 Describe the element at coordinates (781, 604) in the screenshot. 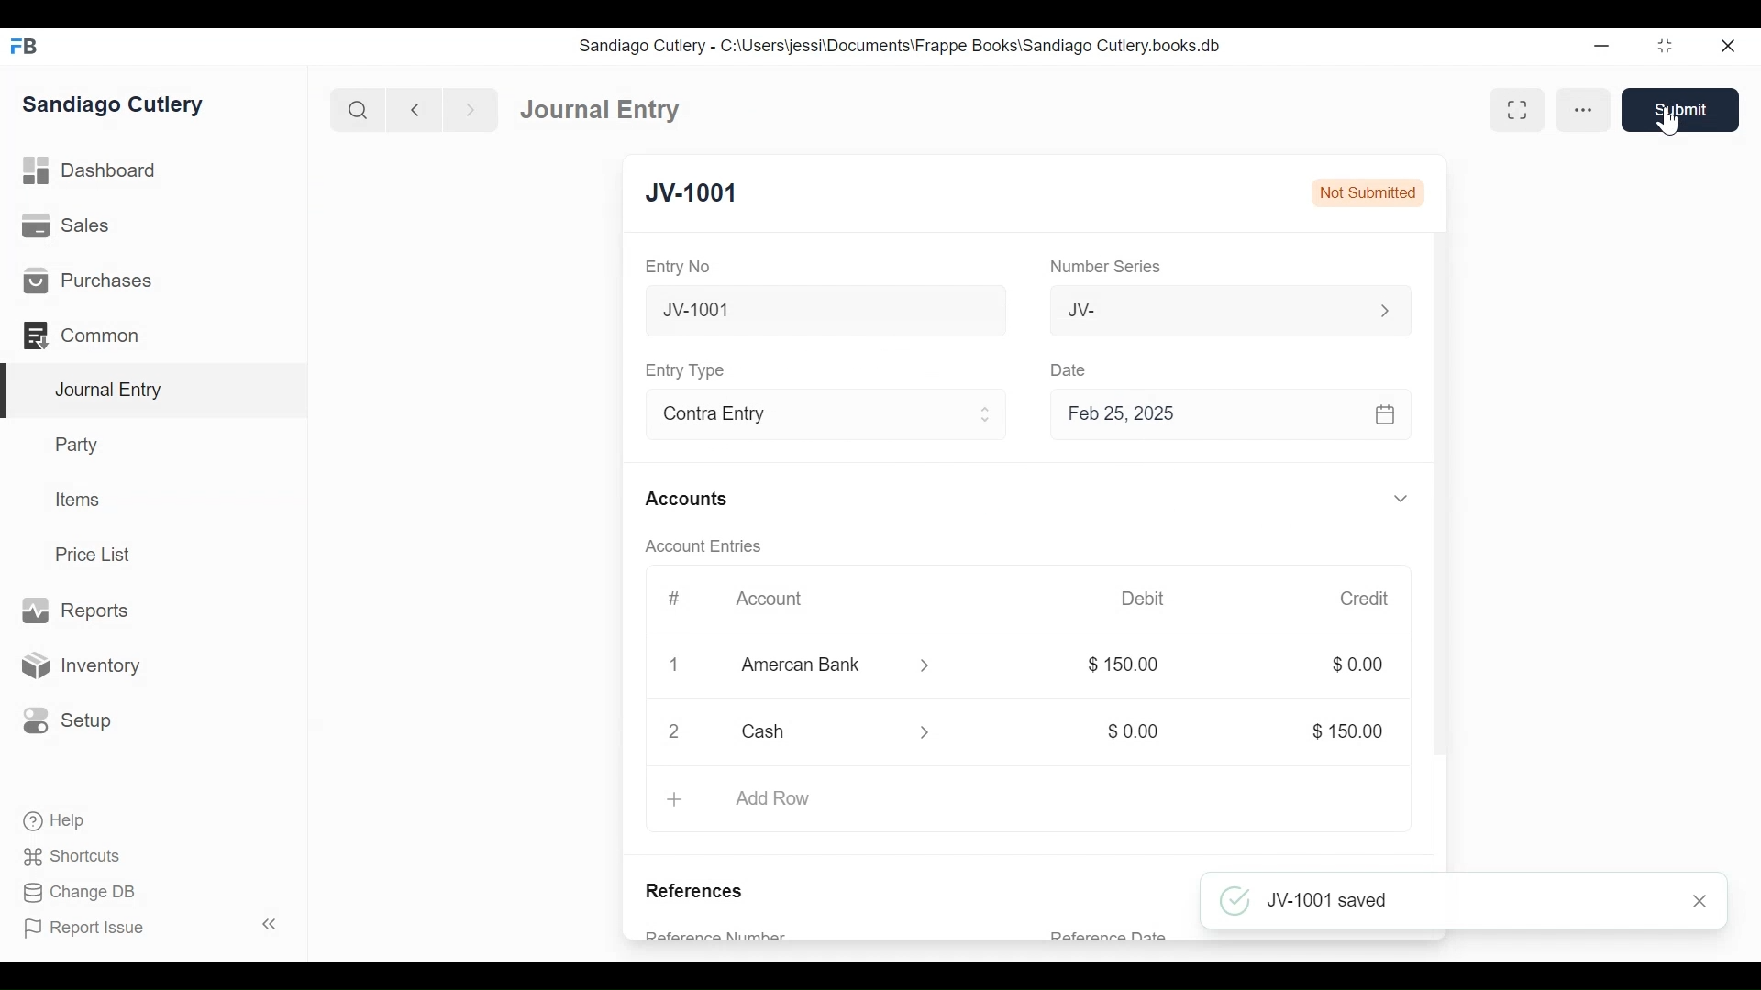

I see `Account` at that location.